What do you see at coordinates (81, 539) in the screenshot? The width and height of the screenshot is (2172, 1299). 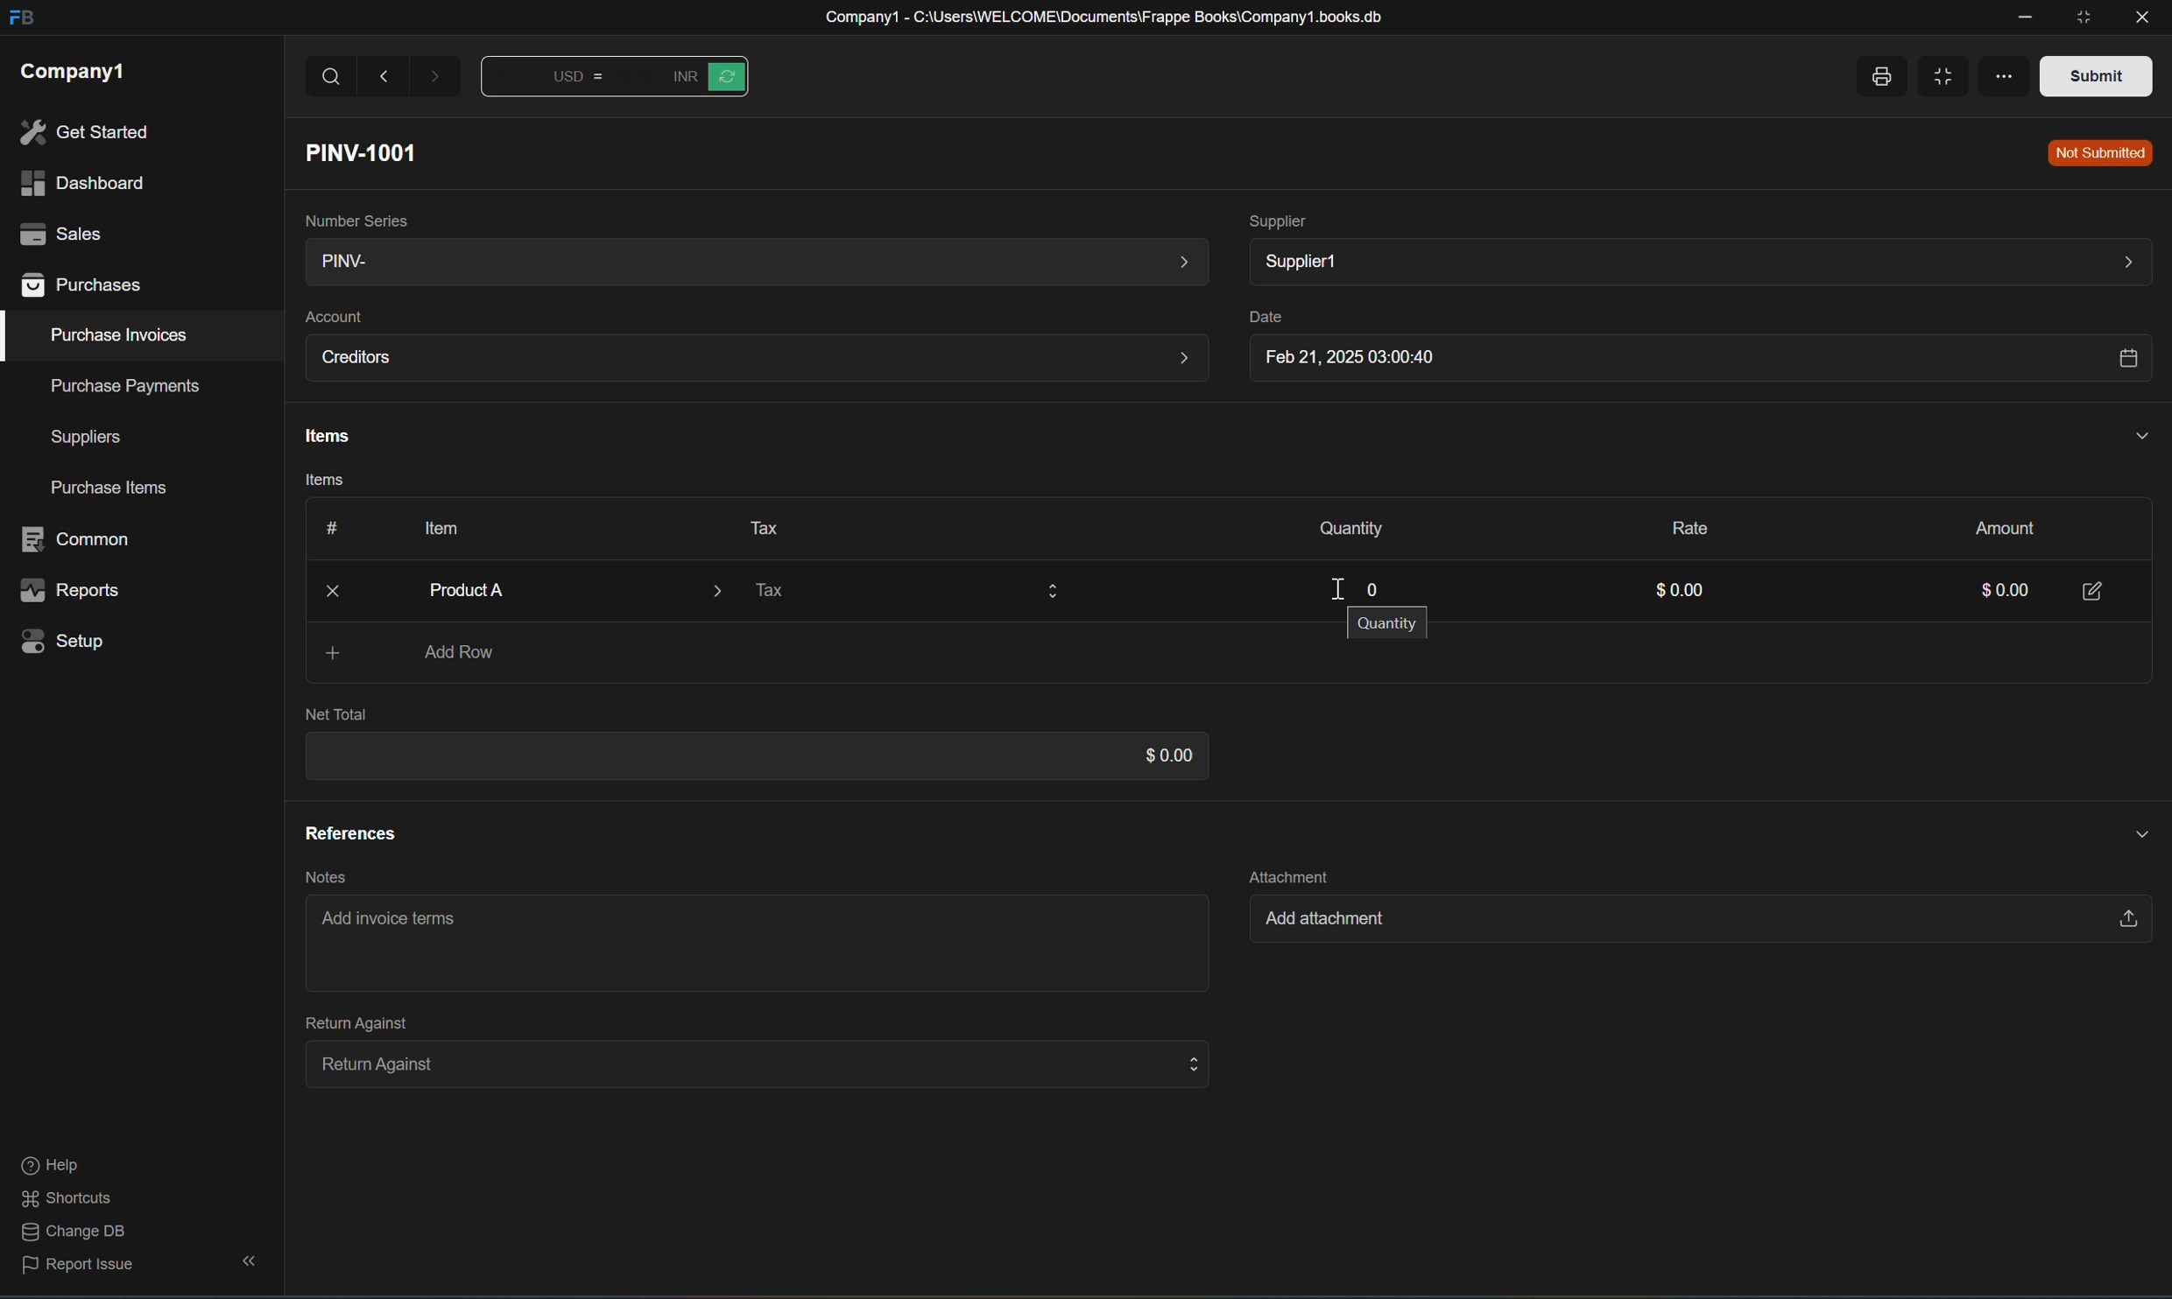 I see `common` at bounding box center [81, 539].